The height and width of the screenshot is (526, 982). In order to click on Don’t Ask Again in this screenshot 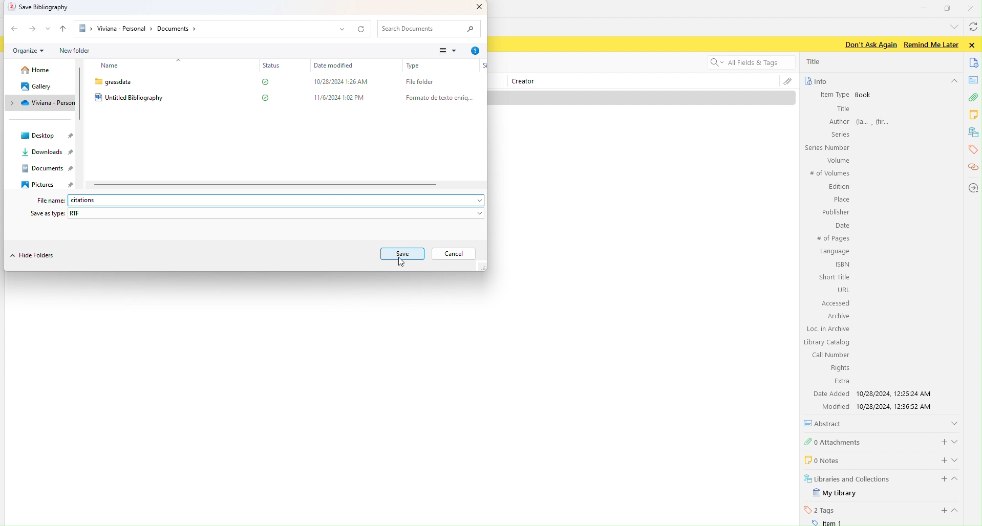, I will do `click(868, 45)`.